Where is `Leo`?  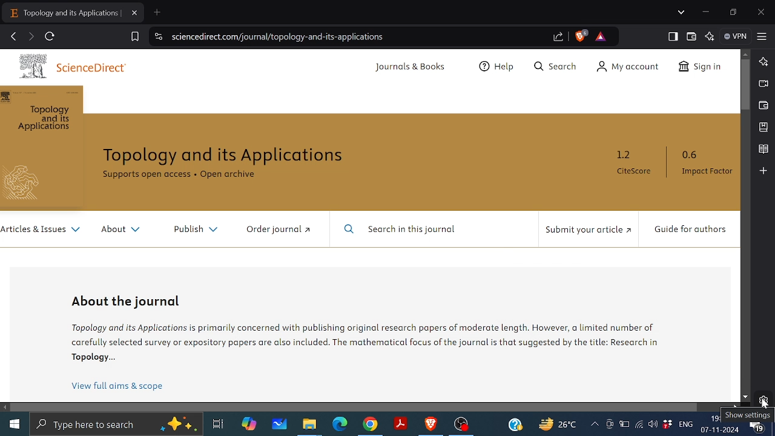
Leo is located at coordinates (763, 61).